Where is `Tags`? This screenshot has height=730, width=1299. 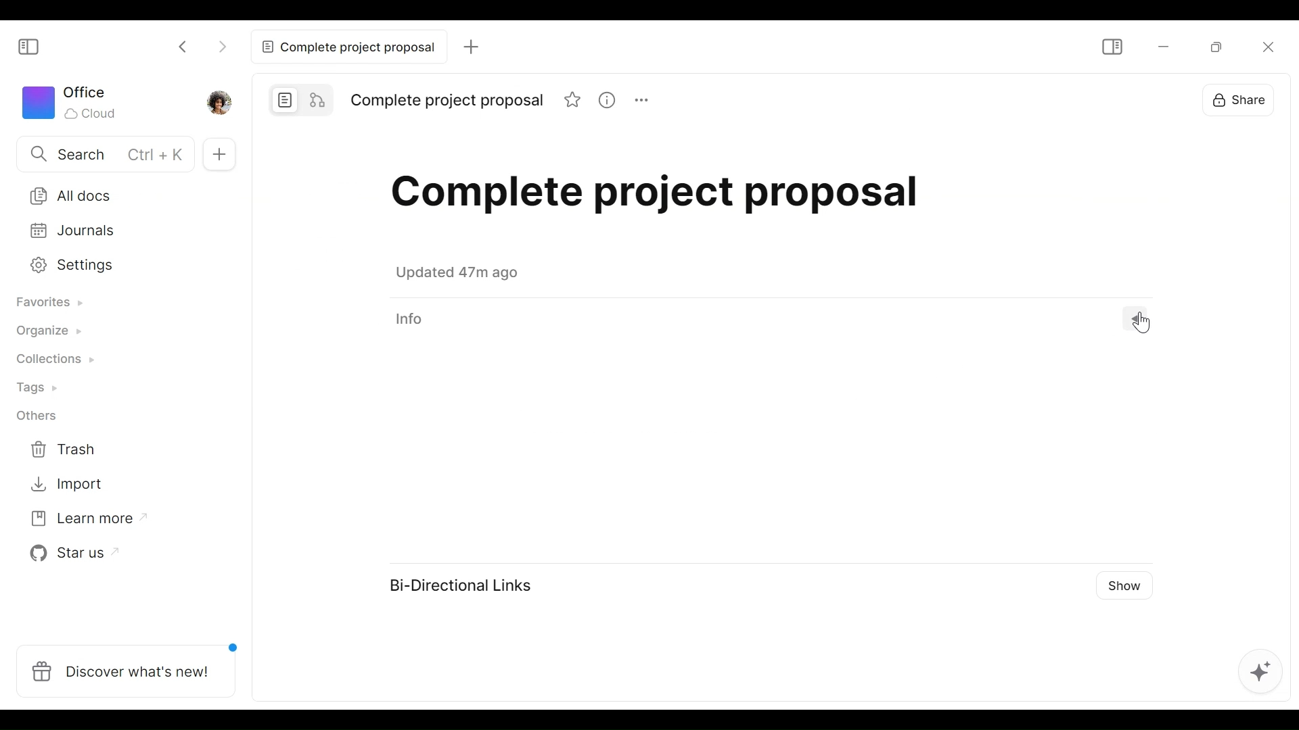
Tags is located at coordinates (42, 388).